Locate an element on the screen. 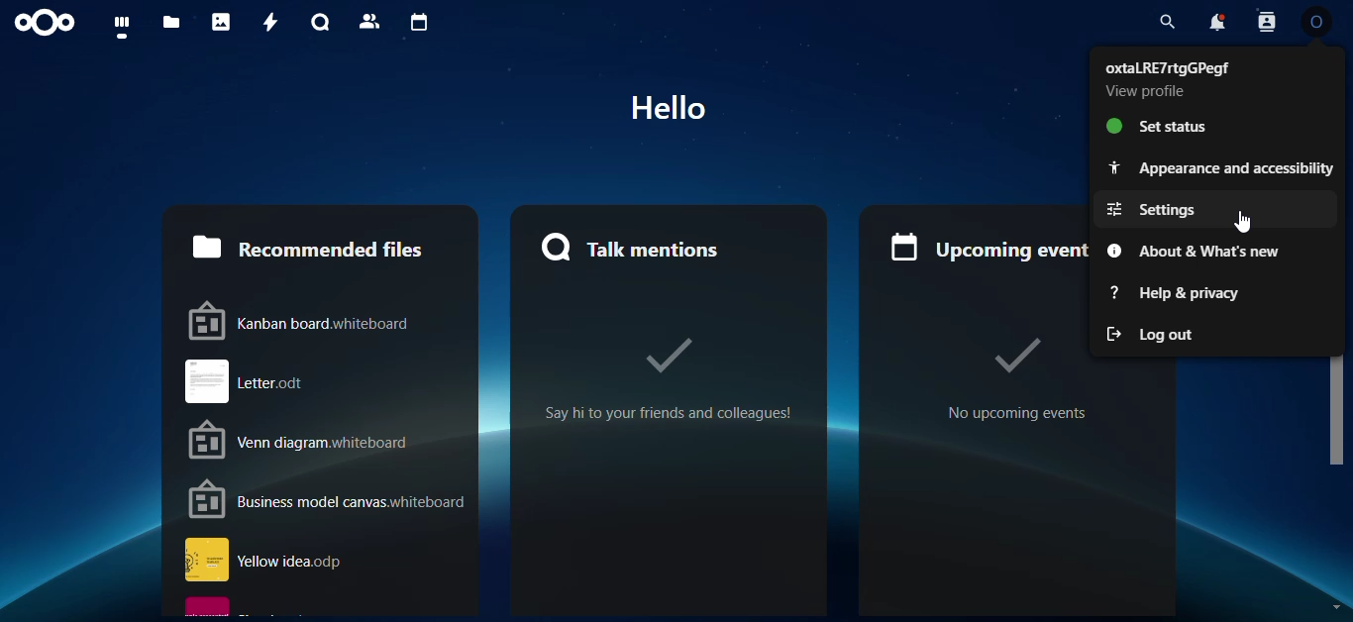 This screenshot has width=1353, height=622. dashboard is located at coordinates (116, 26).